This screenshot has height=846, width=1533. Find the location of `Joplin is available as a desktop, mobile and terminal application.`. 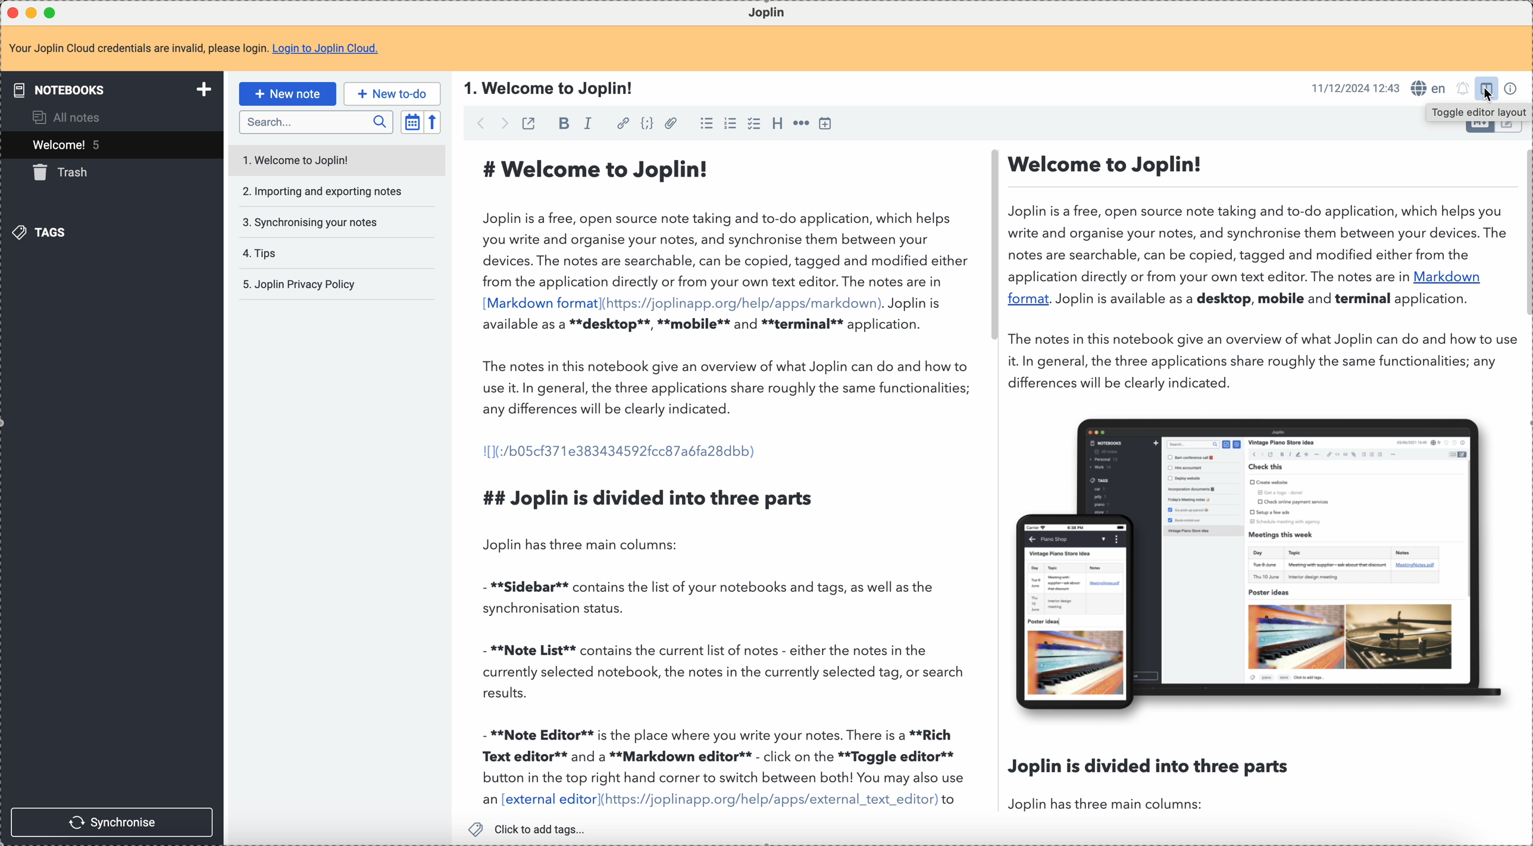

Joplin is available as a desktop, mobile and terminal application. is located at coordinates (1262, 299).